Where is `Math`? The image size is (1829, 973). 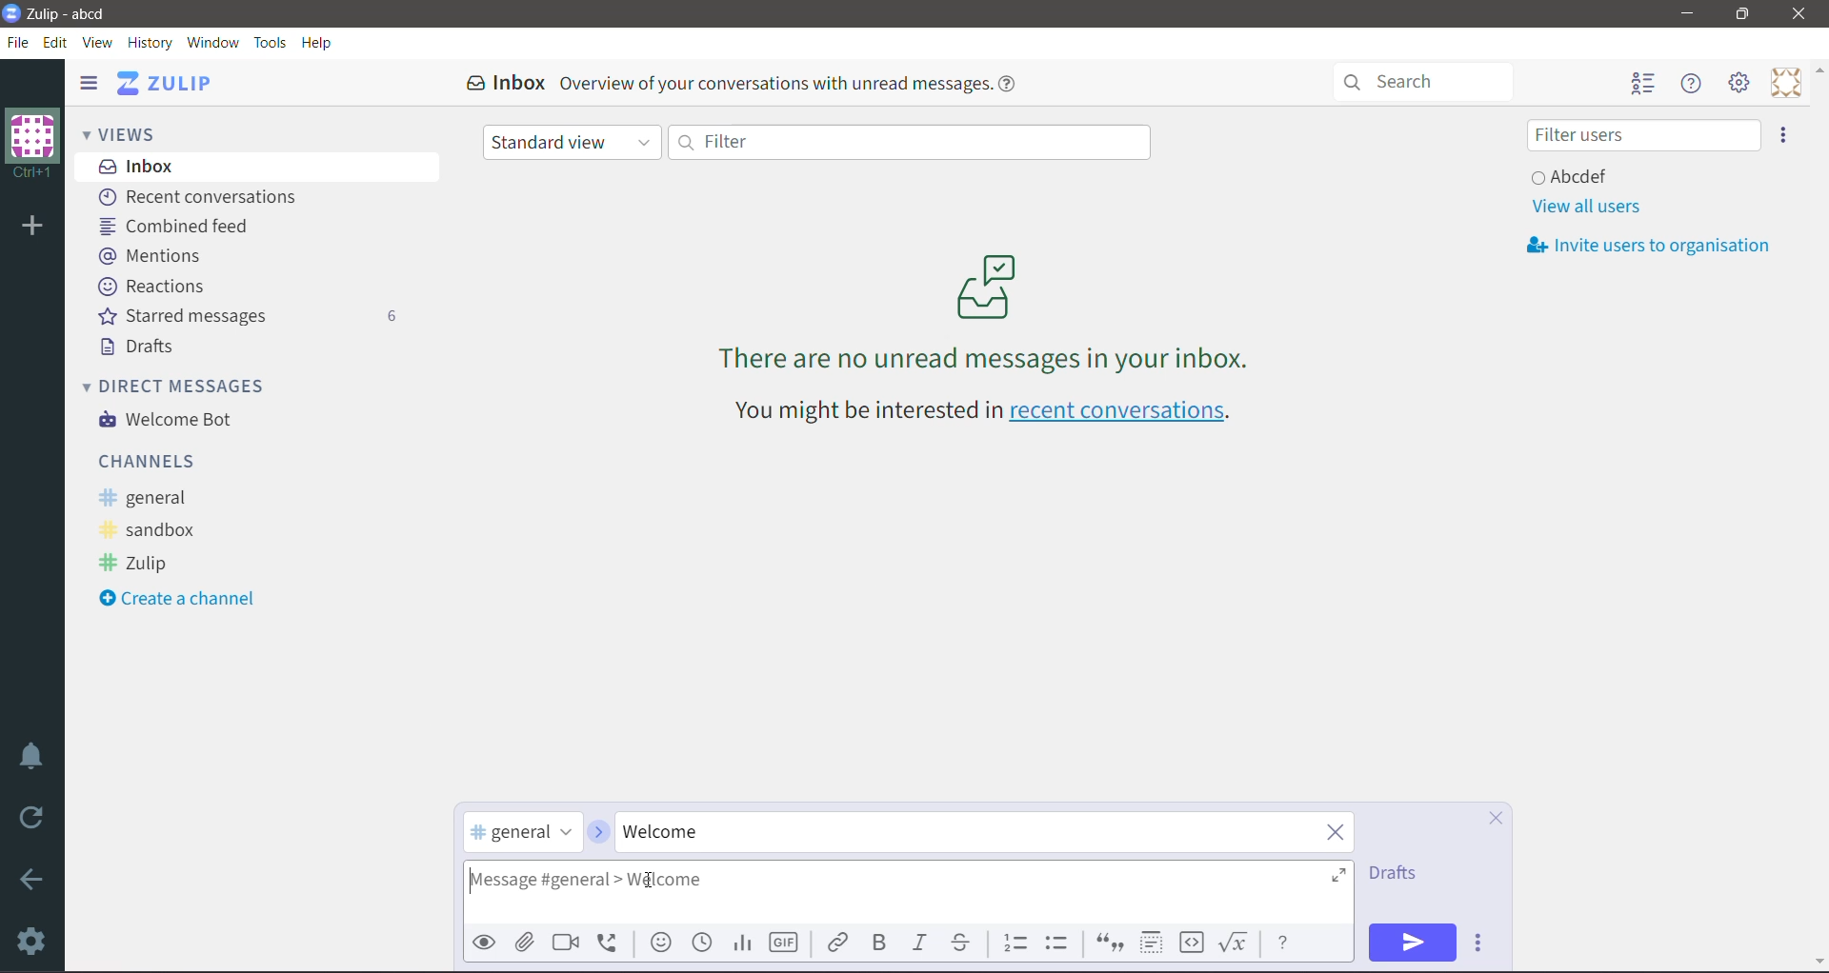
Math is located at coordinates (1236, 943).